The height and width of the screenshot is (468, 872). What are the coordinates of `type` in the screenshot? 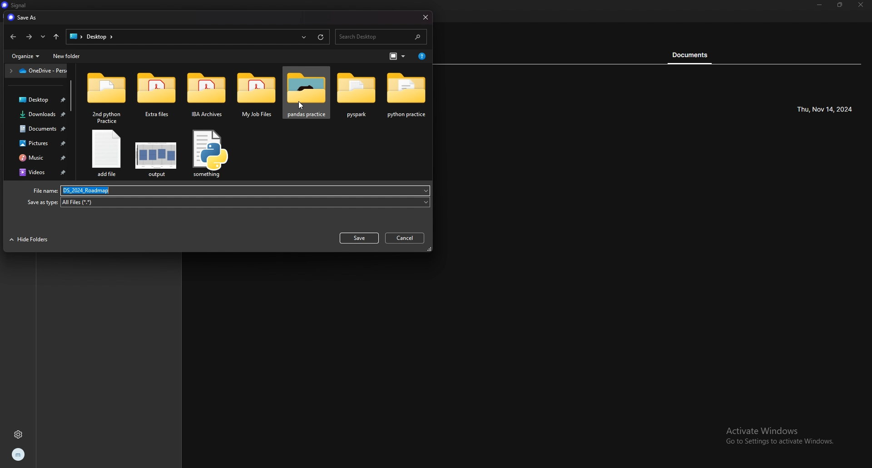 It's located at (228, 203).